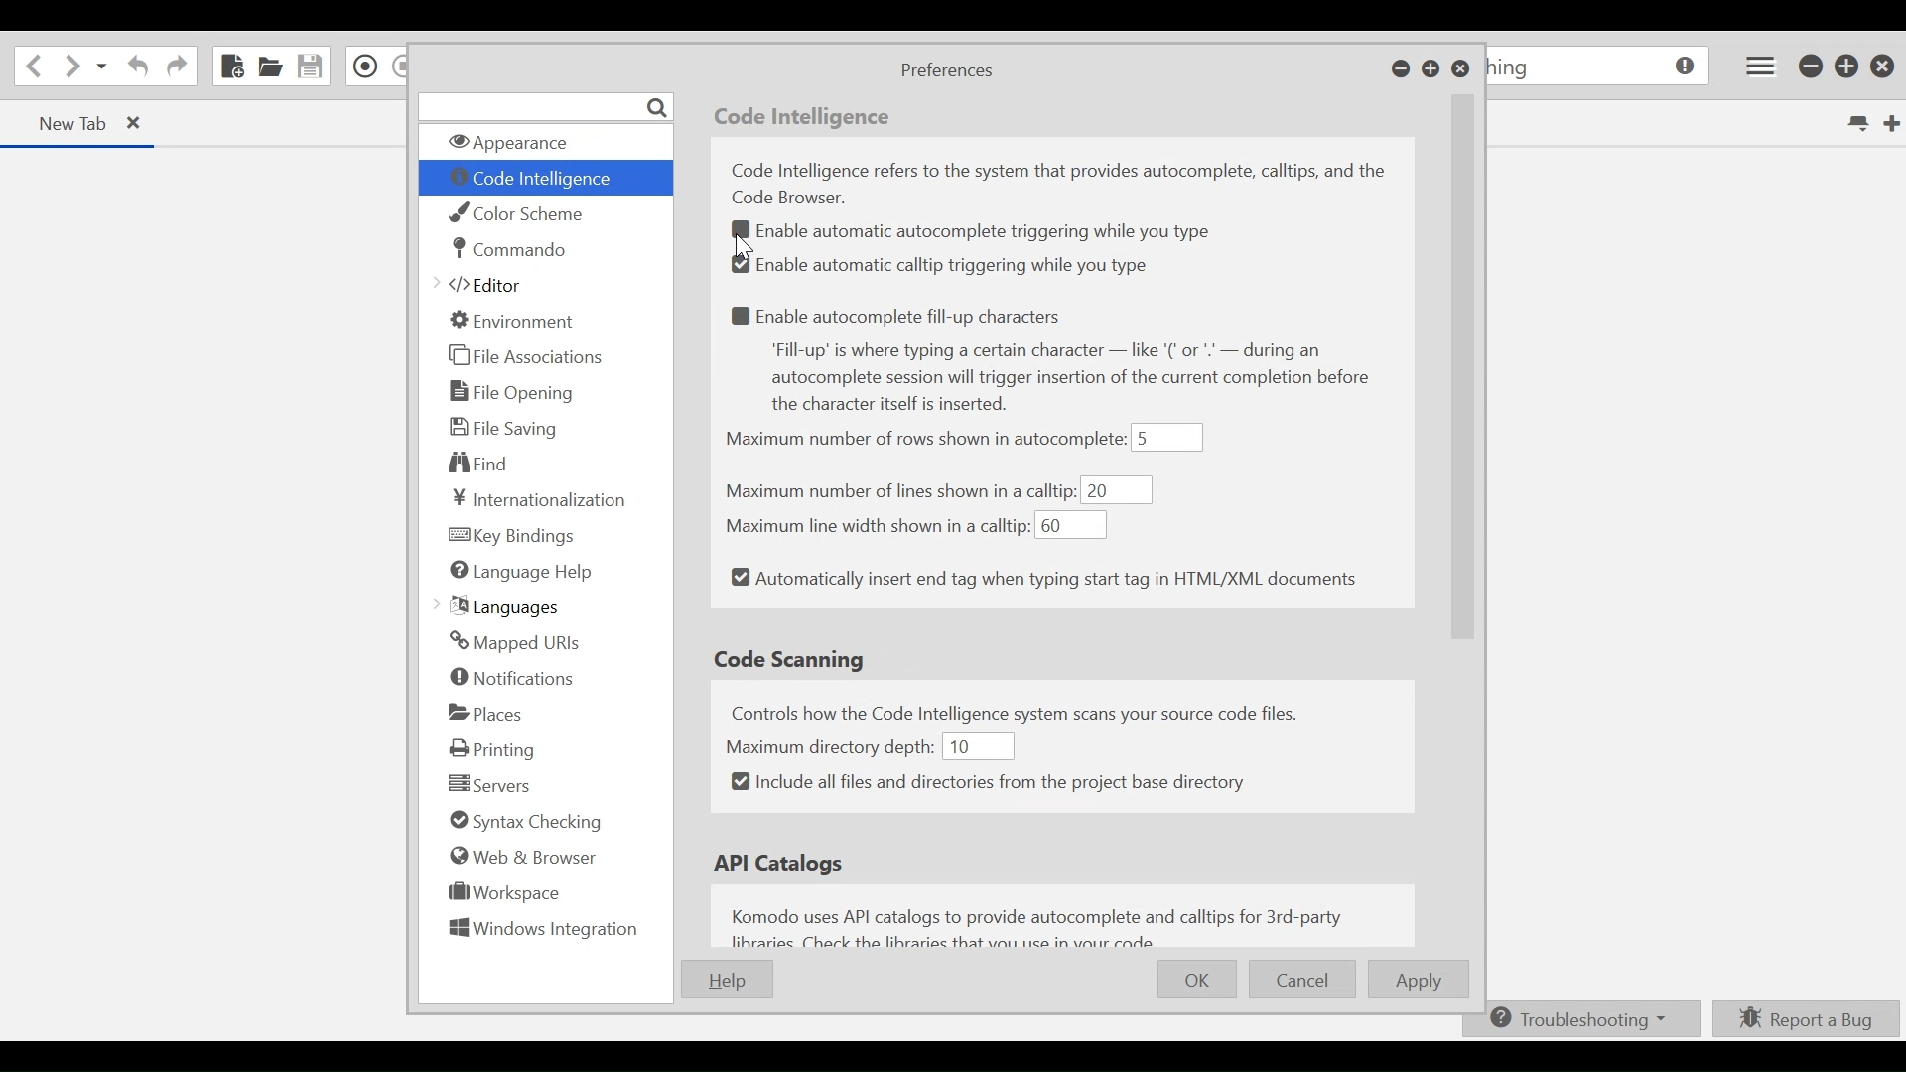 Image resolution: width=1906 pixels, height=1072 pixels. I want to click on Recording in Macro , so click(366, 66).